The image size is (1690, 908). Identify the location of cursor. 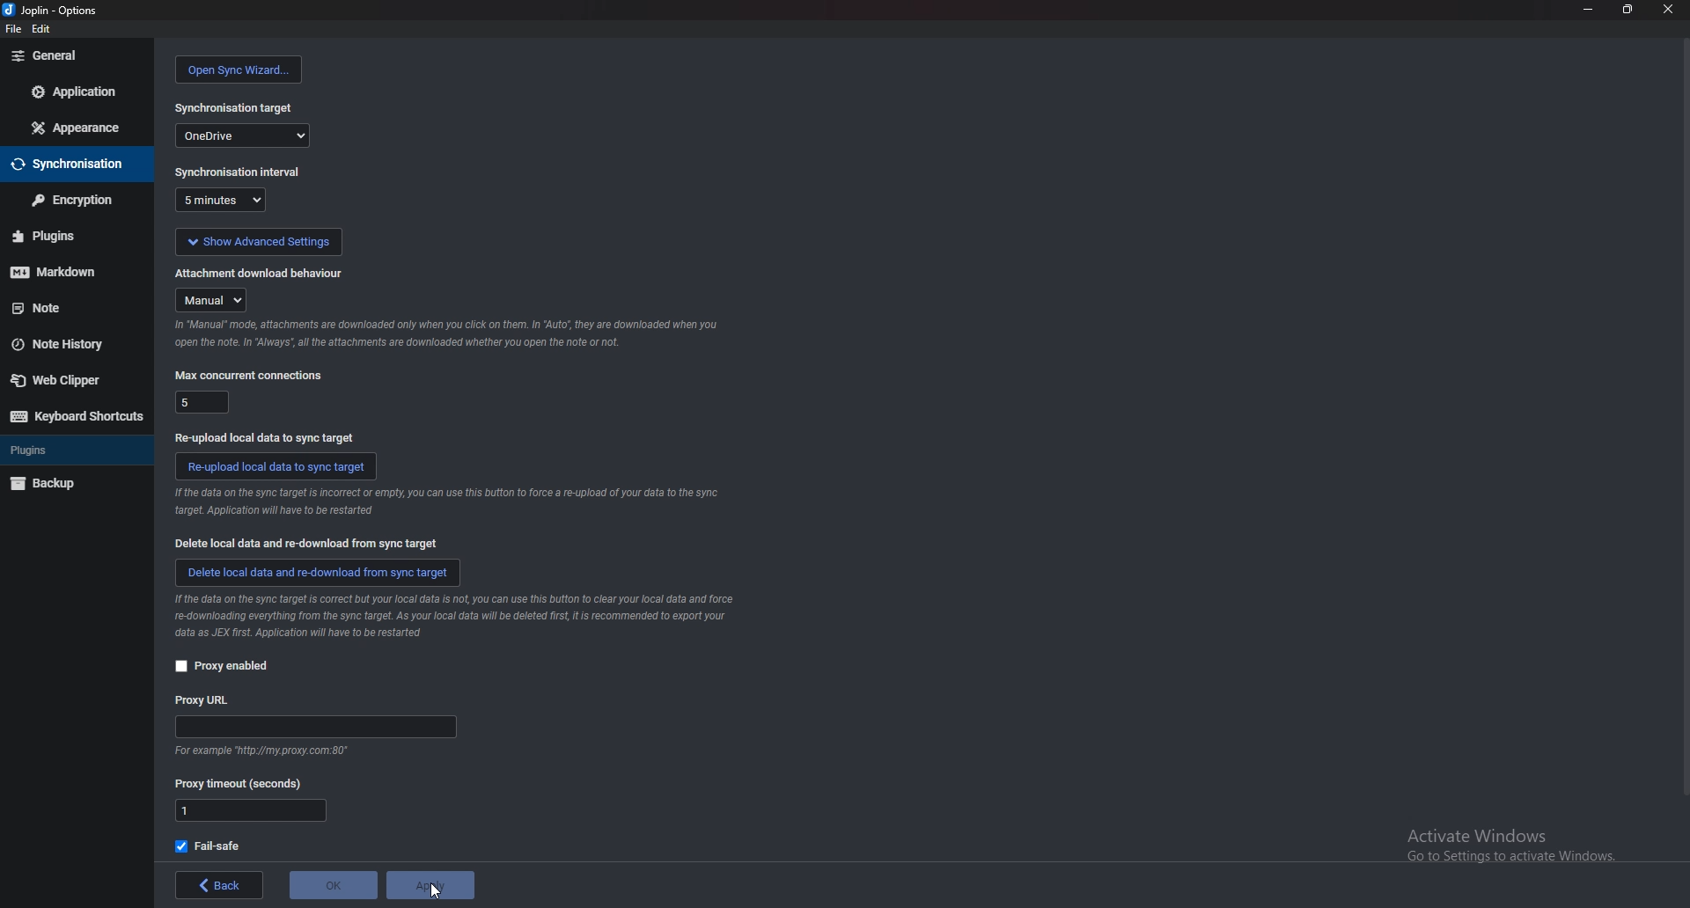
(435, 888).